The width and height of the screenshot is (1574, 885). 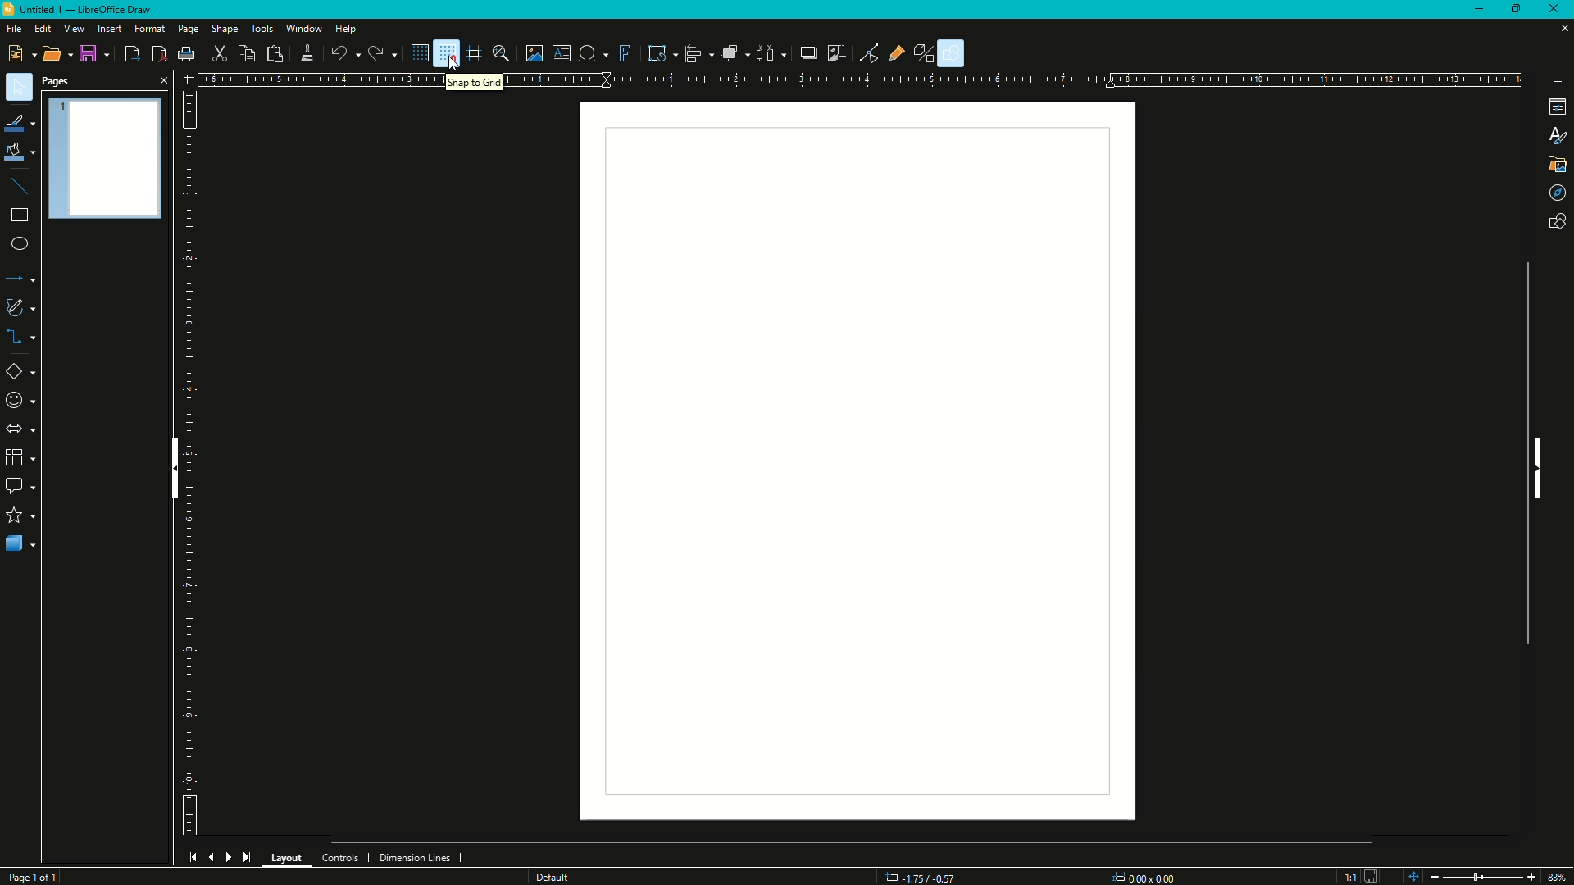 What do you see at coordinates (149, 28) in the screenshot?
I see `Formate` at bounding box center [149, 28].